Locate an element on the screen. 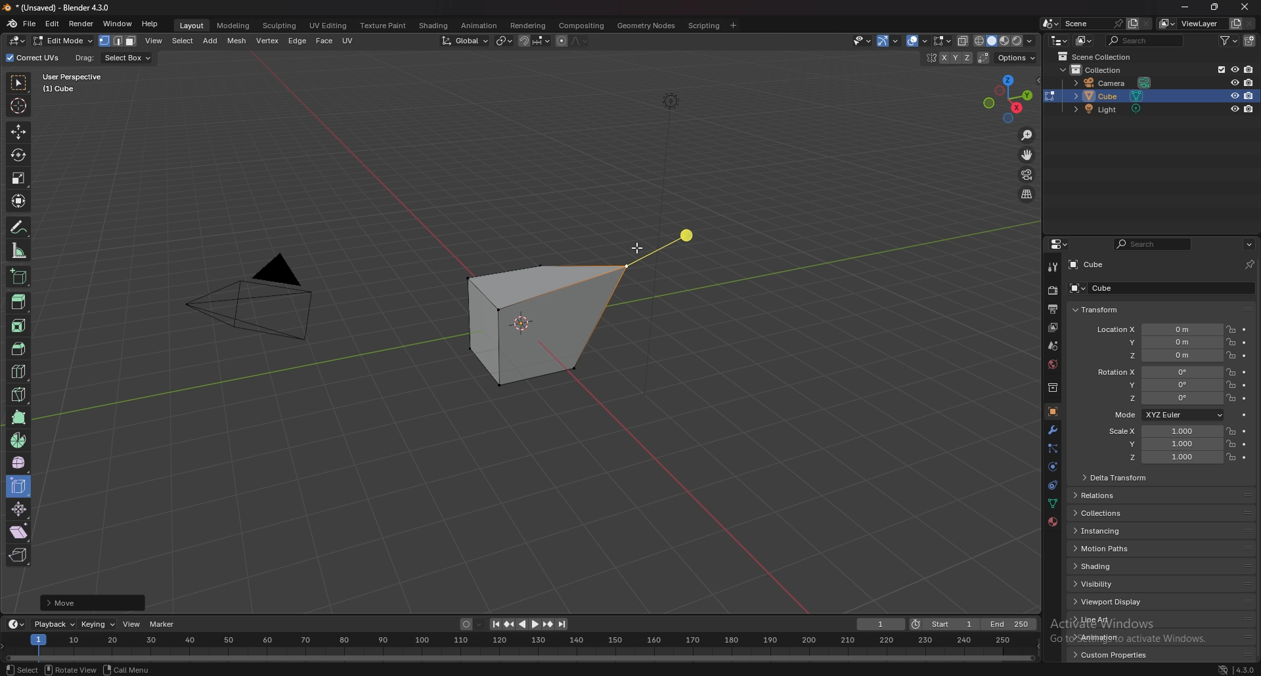 Image resolution: width=1261 pixels, height=676 pixels. delta transform is located at coordinates (1116, 478).